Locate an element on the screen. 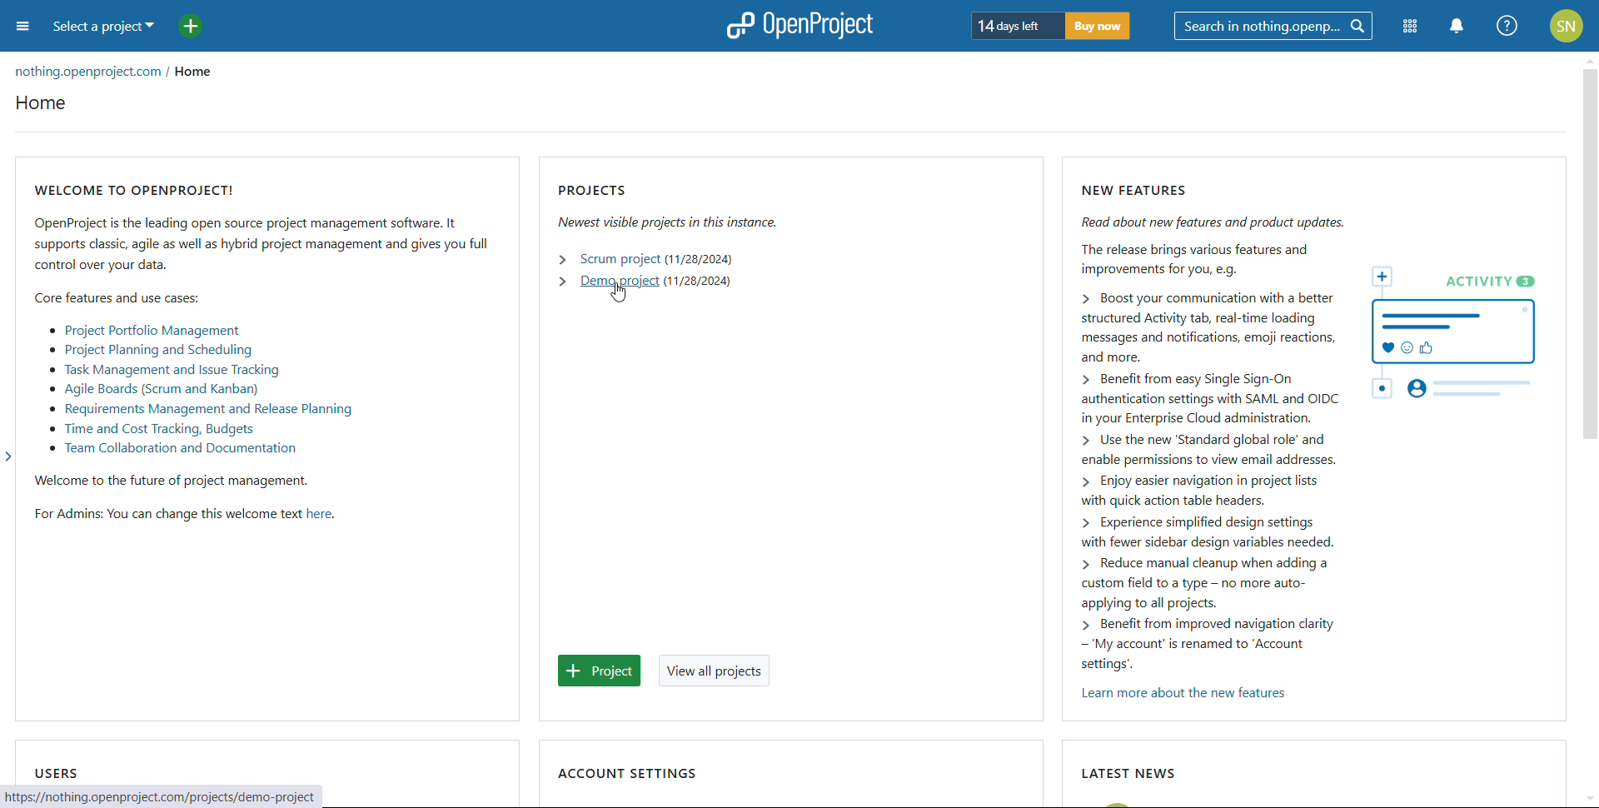 The height and width of the screenshot is (808, 1599). Experience simplified design settings with fewer sidebar design variables needed. is located at coordinates (1204, 533).